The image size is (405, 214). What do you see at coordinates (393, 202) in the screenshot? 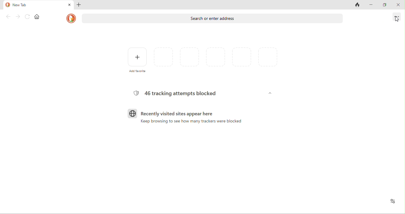
I see `option` at bounding box center [393, 202].